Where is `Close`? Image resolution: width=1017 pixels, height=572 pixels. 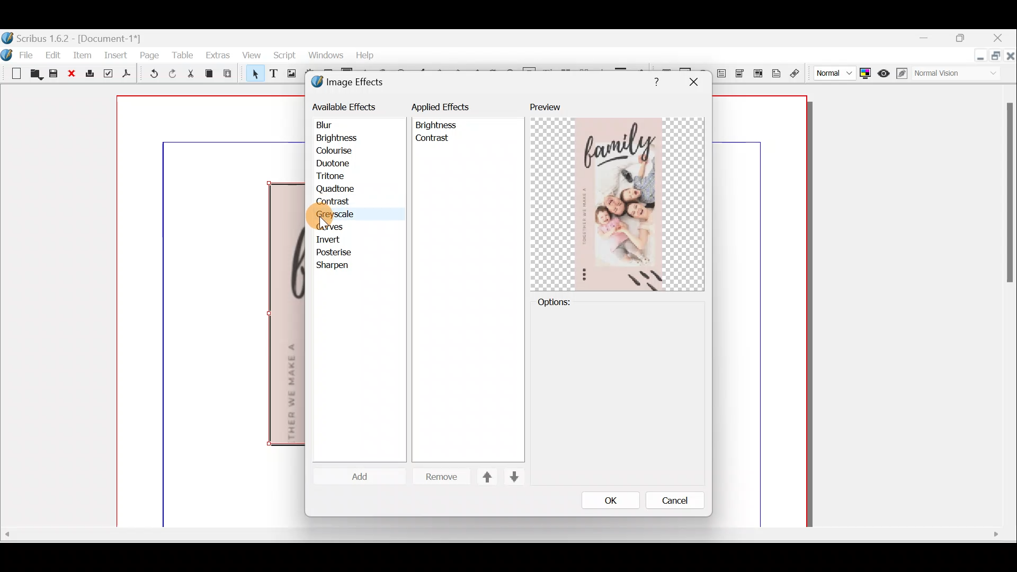
Close is located at coordinates (1001, 38).